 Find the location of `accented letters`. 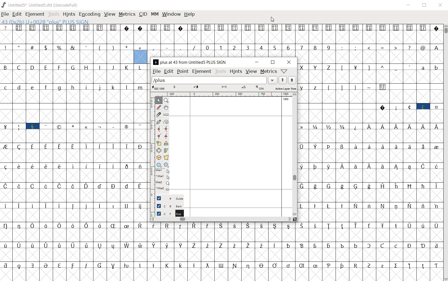

accented letters is located at coordinates (80, 192).